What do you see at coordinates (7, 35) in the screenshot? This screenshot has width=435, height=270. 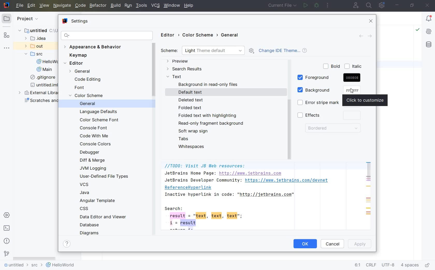 I see `structure` at bounding box center [7, 35].